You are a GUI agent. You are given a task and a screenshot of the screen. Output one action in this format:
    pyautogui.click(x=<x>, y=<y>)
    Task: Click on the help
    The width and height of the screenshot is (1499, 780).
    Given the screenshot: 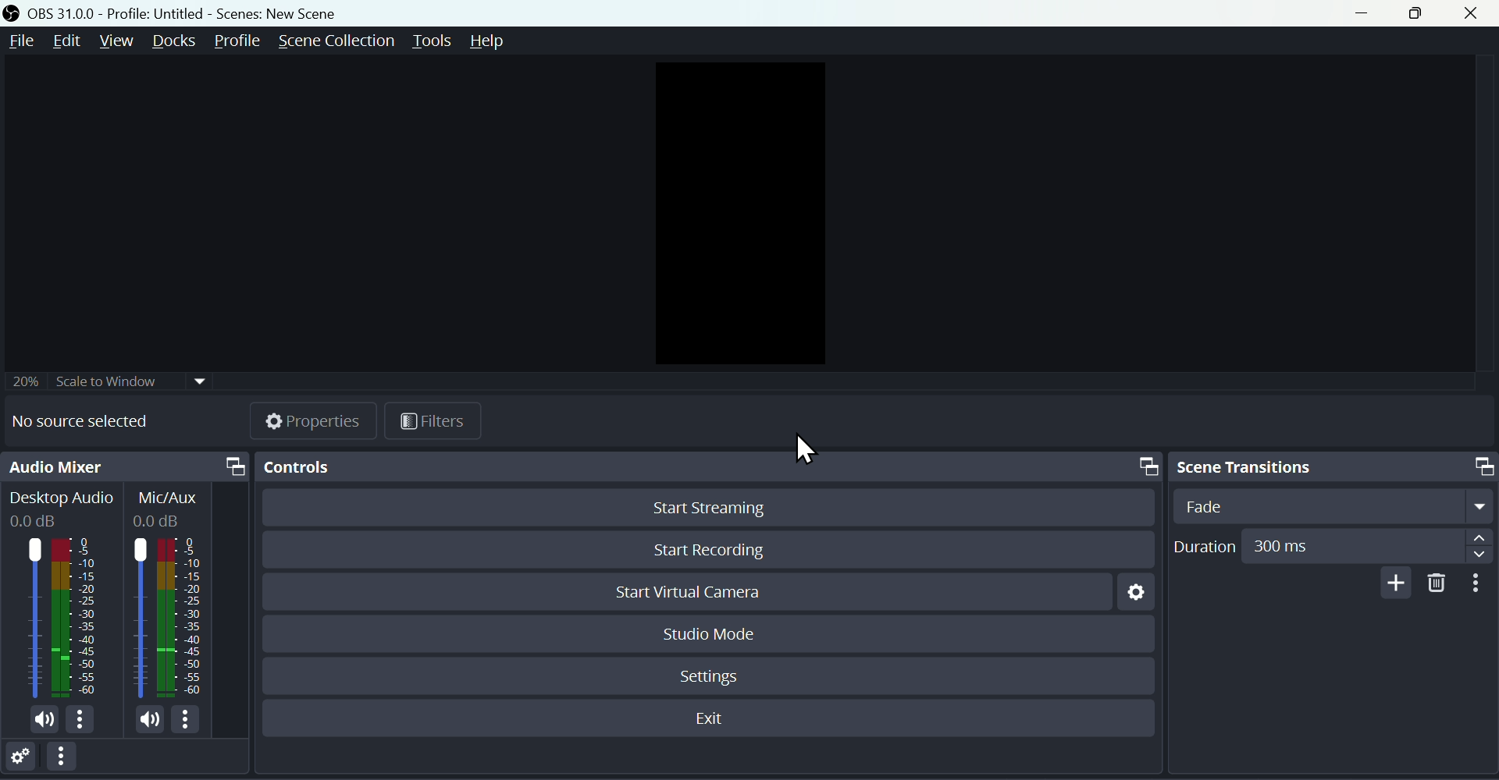 What is the action you would take?
    pyautogui.click(x=496, y=41)
    